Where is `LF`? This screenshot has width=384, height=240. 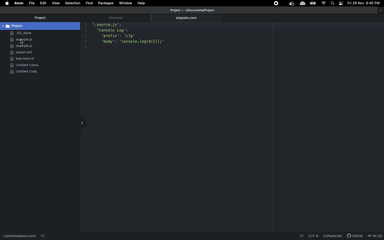
LF is located at coordinates (302, 236).